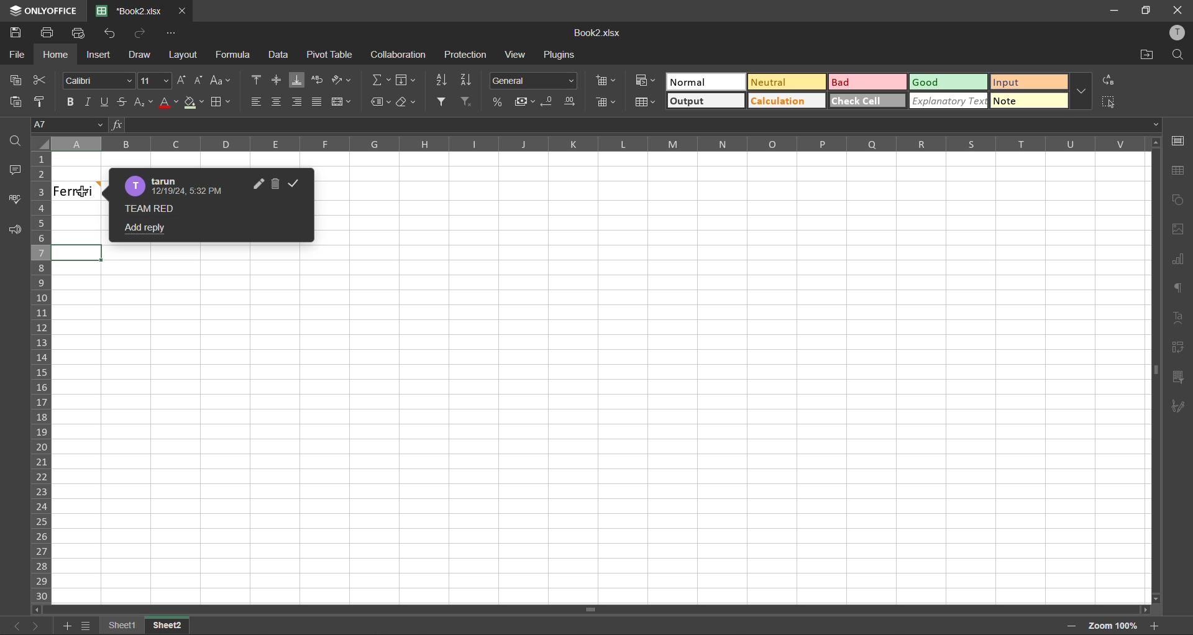 The height and width of the screenshot is (635, 1193). I want to click on table, so click(1179, 171).